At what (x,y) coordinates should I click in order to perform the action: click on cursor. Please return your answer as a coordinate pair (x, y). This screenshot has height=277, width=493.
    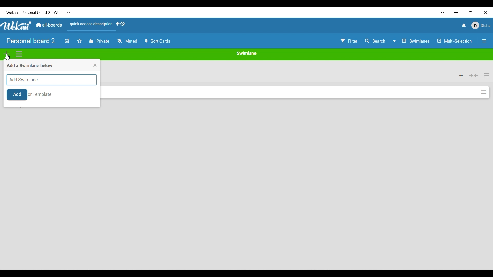
    Looking at the image, I should click on (9, 58).